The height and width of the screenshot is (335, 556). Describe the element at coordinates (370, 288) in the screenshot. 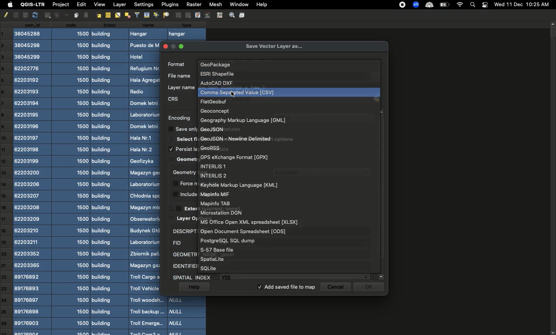

I see `Ok` at that location.